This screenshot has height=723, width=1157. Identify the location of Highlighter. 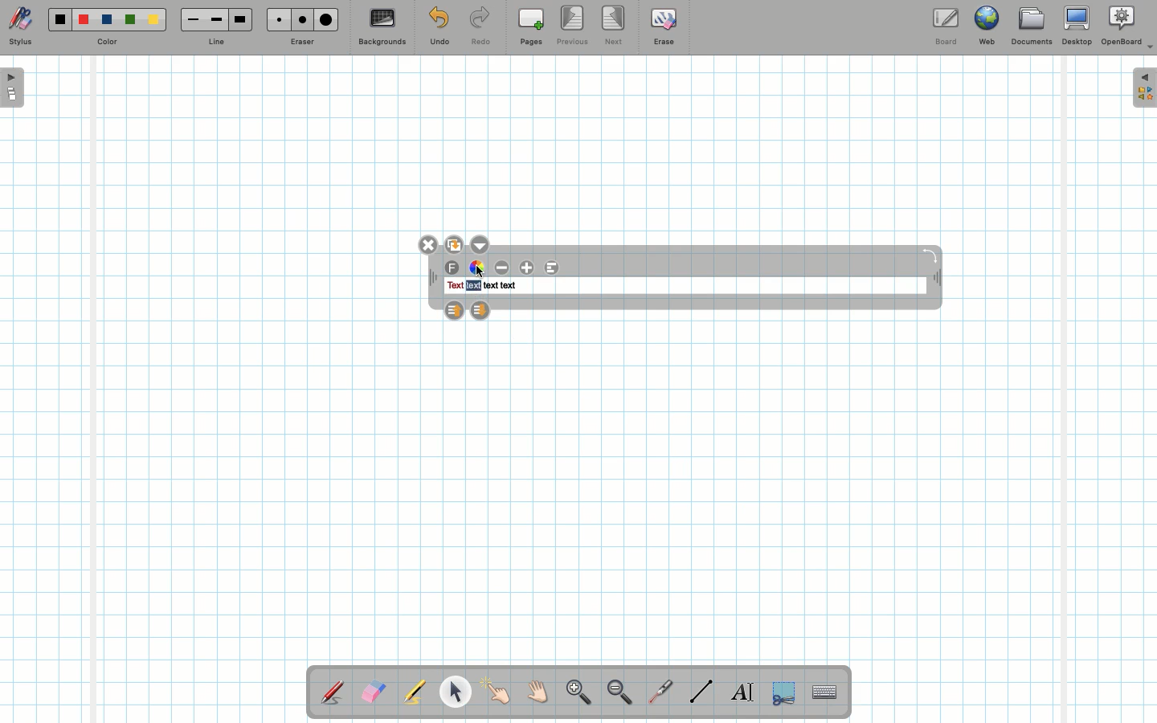
(413, 693).